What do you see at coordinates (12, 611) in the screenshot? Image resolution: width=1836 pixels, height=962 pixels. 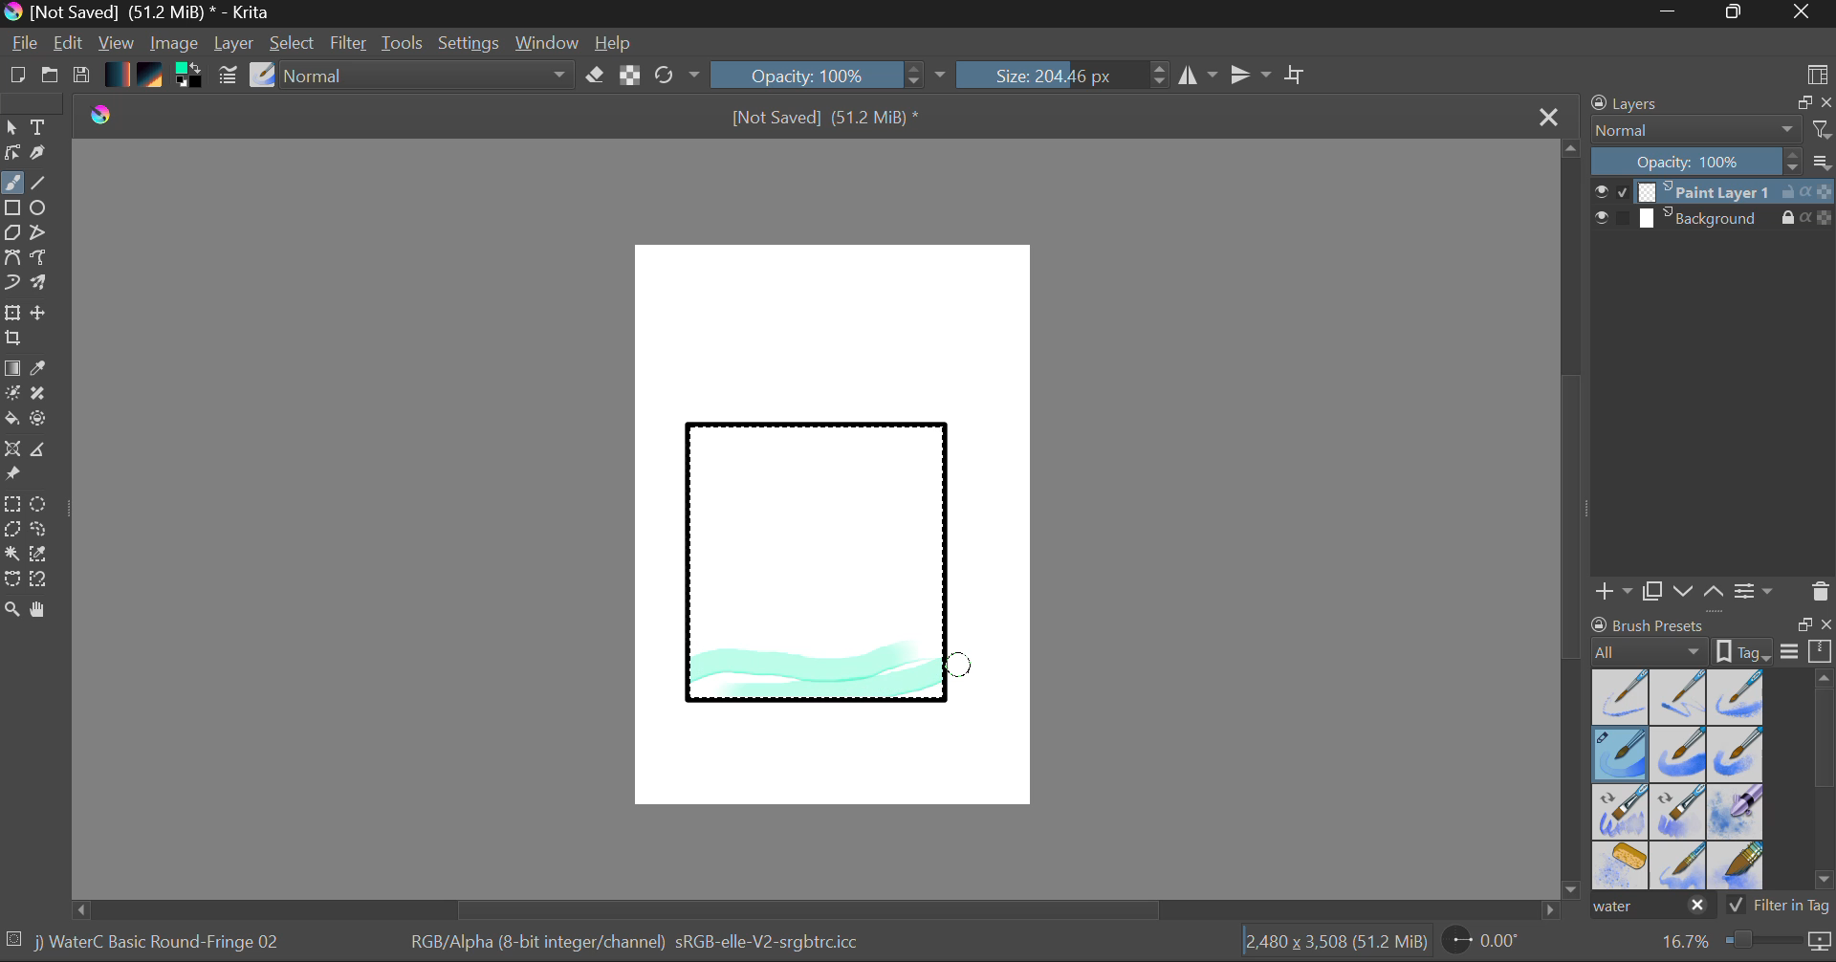 I see `Zoom` at bounding box center [12, 611].